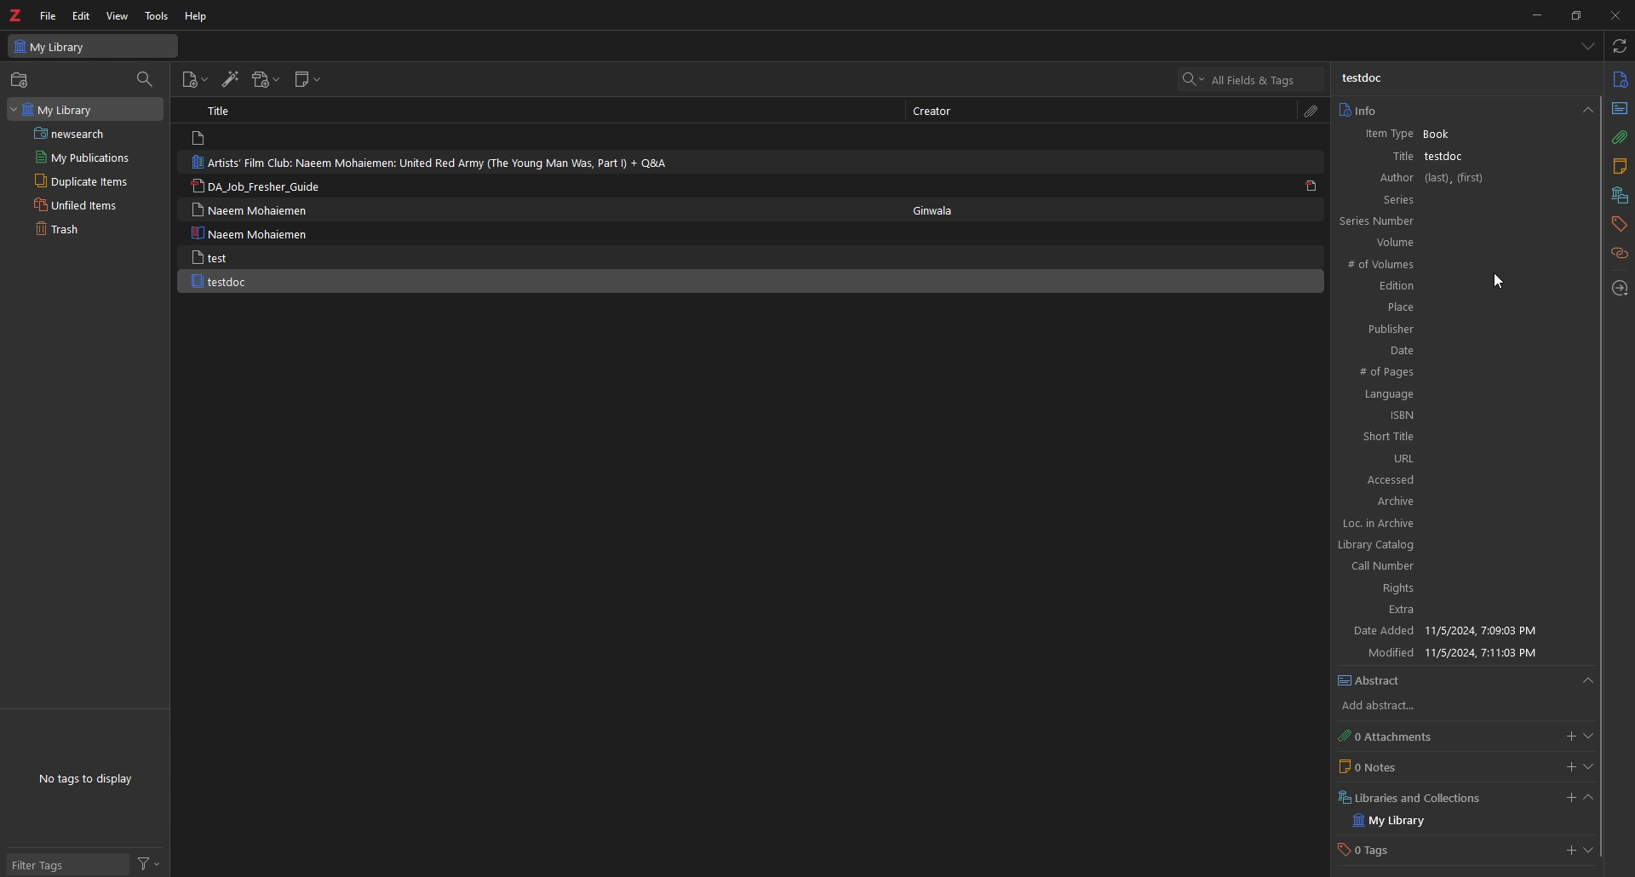  What do you see at coordinates (1467, 200) in the screenshot?
I see `Series` at bounding box center [1467, 200].